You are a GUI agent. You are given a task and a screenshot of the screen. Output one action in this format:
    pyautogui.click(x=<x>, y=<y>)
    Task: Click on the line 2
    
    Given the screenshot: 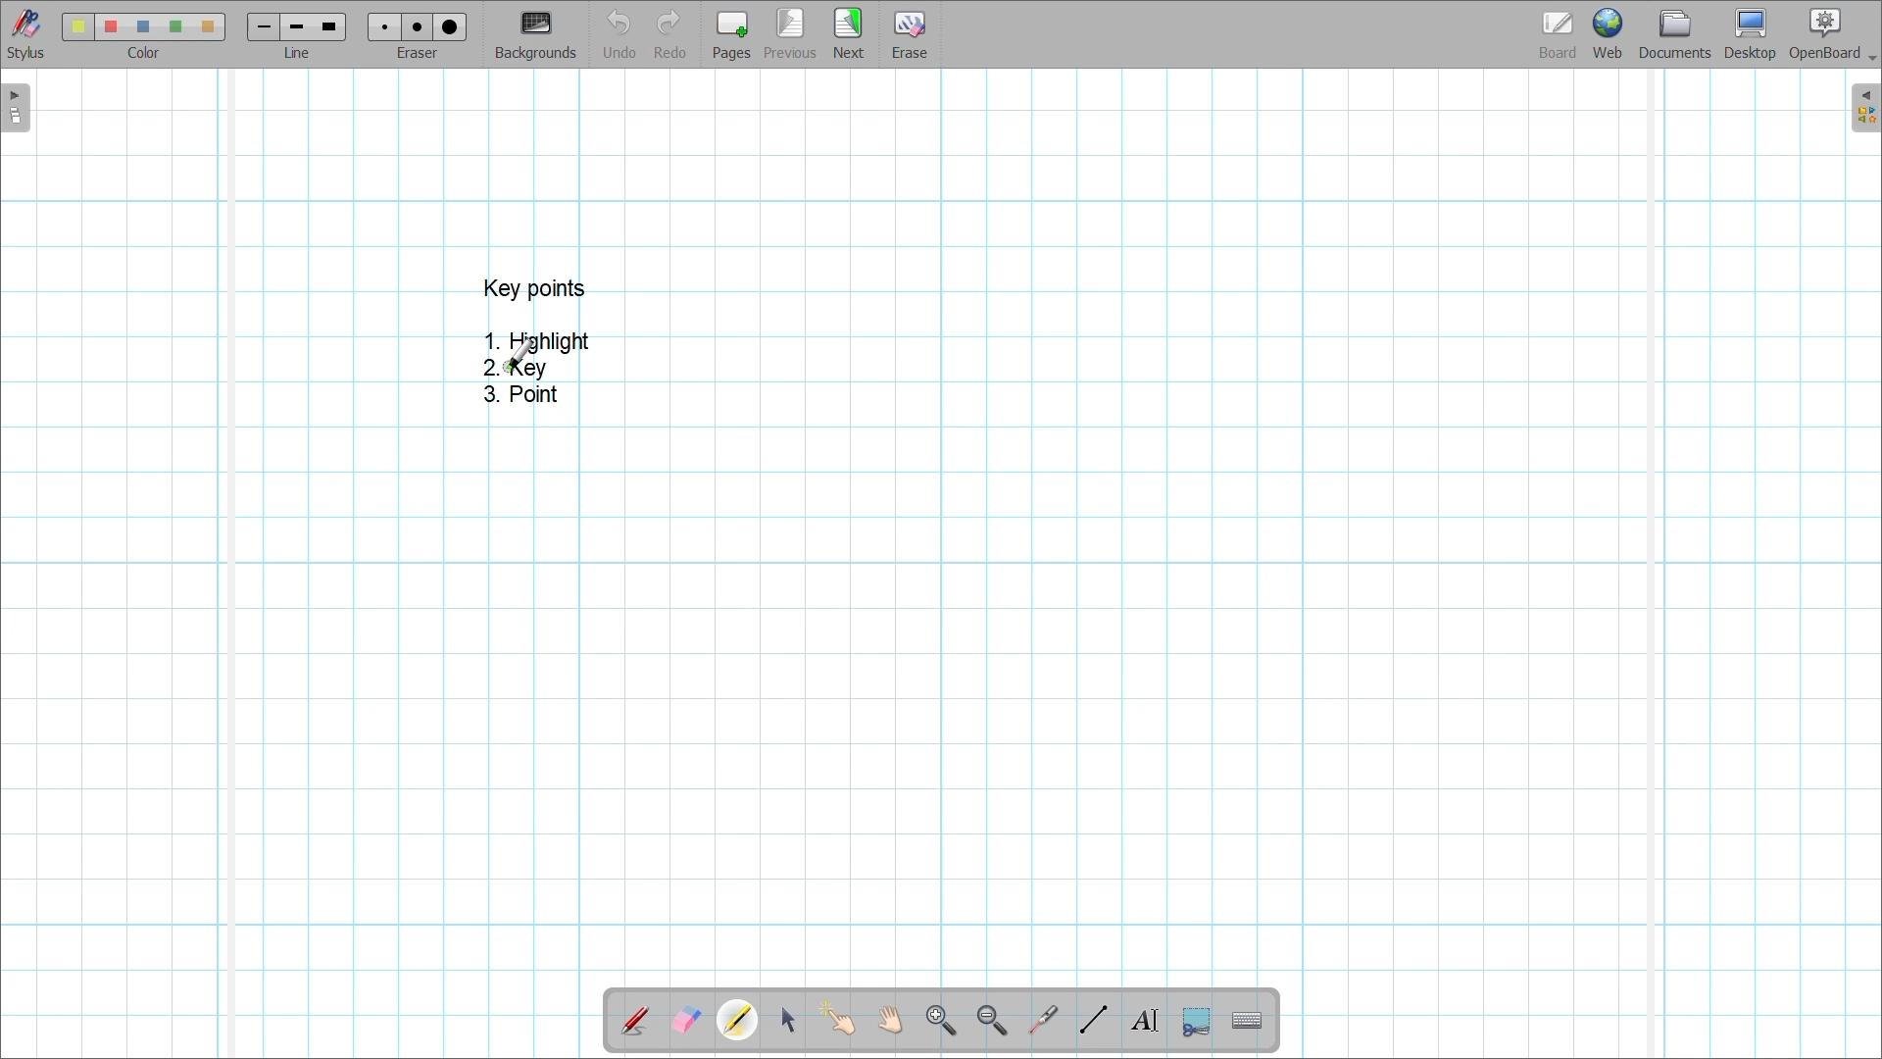 What is the action you would take?
    pyautogui.click(x=294, y=27)
    